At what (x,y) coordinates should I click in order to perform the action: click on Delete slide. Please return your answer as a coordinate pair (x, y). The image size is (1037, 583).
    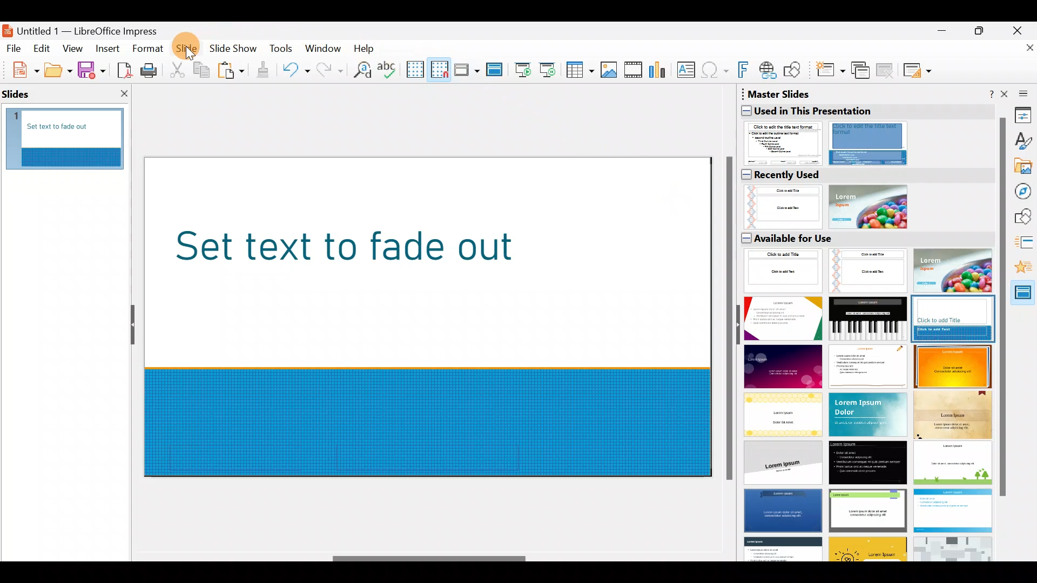
    Looking at the image, I should click on (887, 70).